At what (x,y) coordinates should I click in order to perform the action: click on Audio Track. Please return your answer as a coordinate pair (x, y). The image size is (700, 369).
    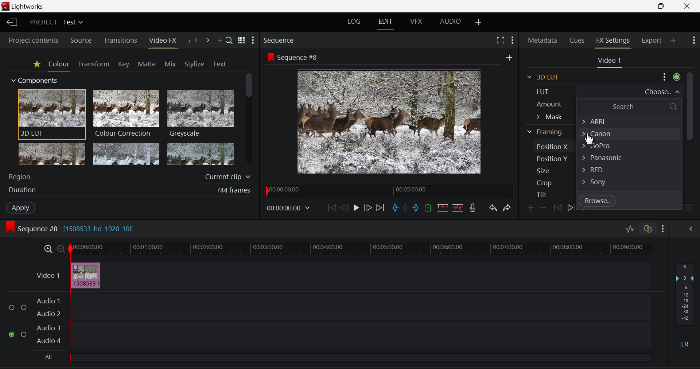
    Looking at the image, I should click on (361, 333).